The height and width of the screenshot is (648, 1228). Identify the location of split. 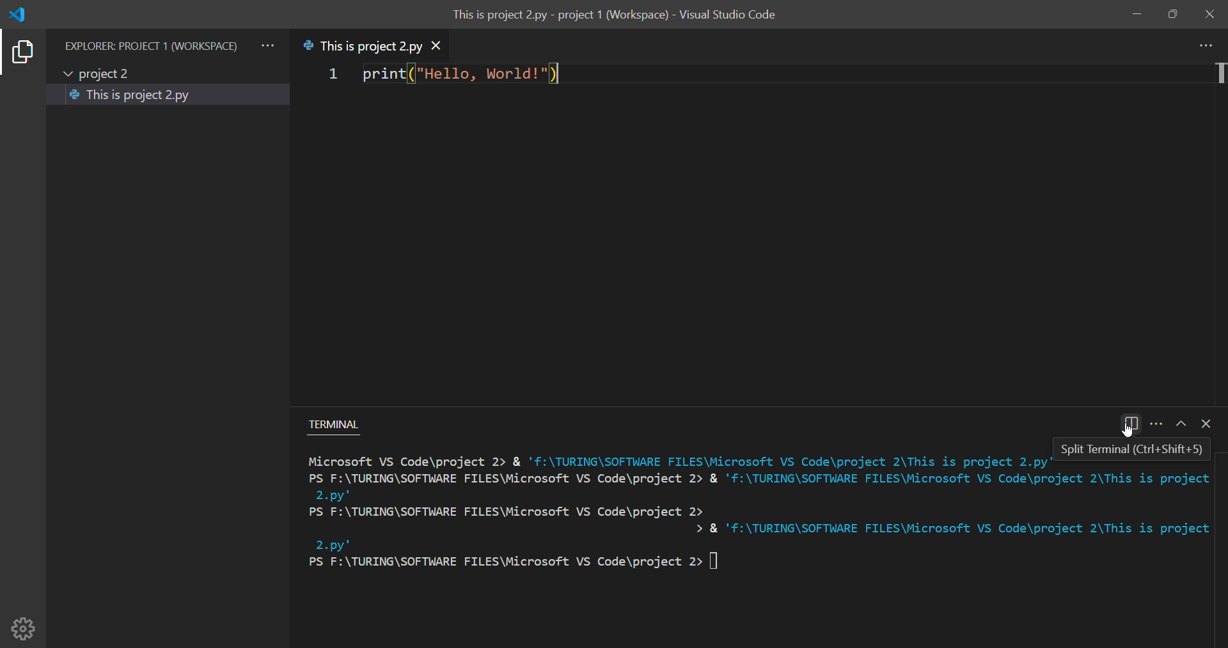
(1133, 422).